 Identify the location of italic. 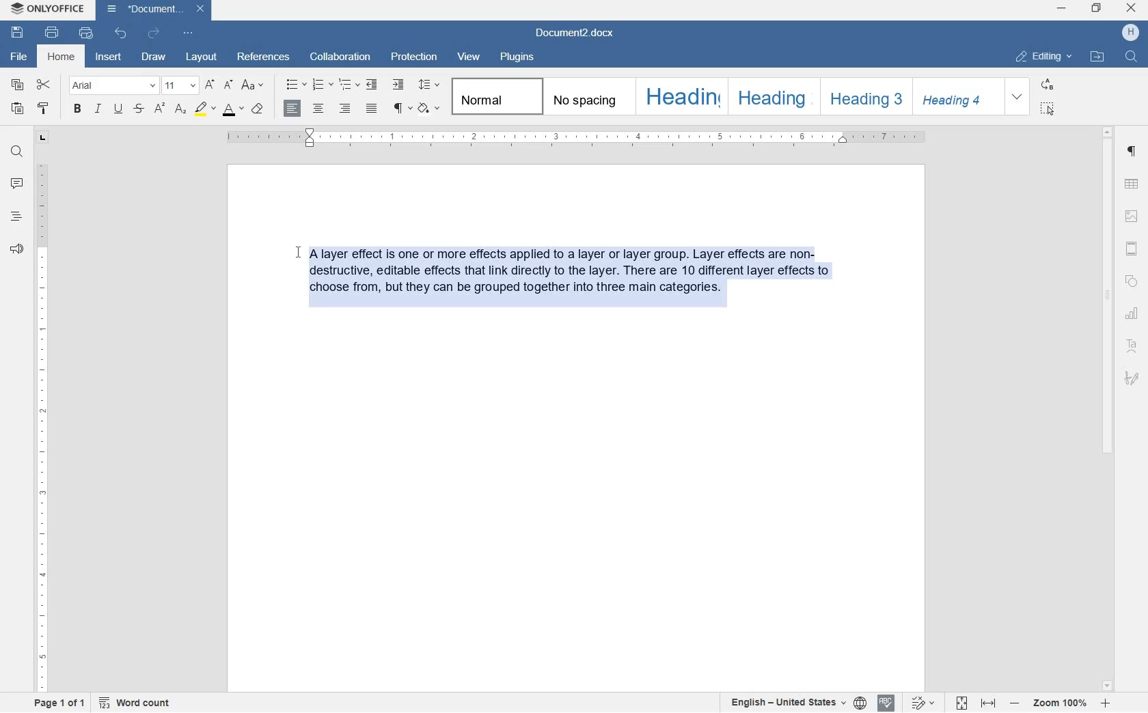
(98, 109).